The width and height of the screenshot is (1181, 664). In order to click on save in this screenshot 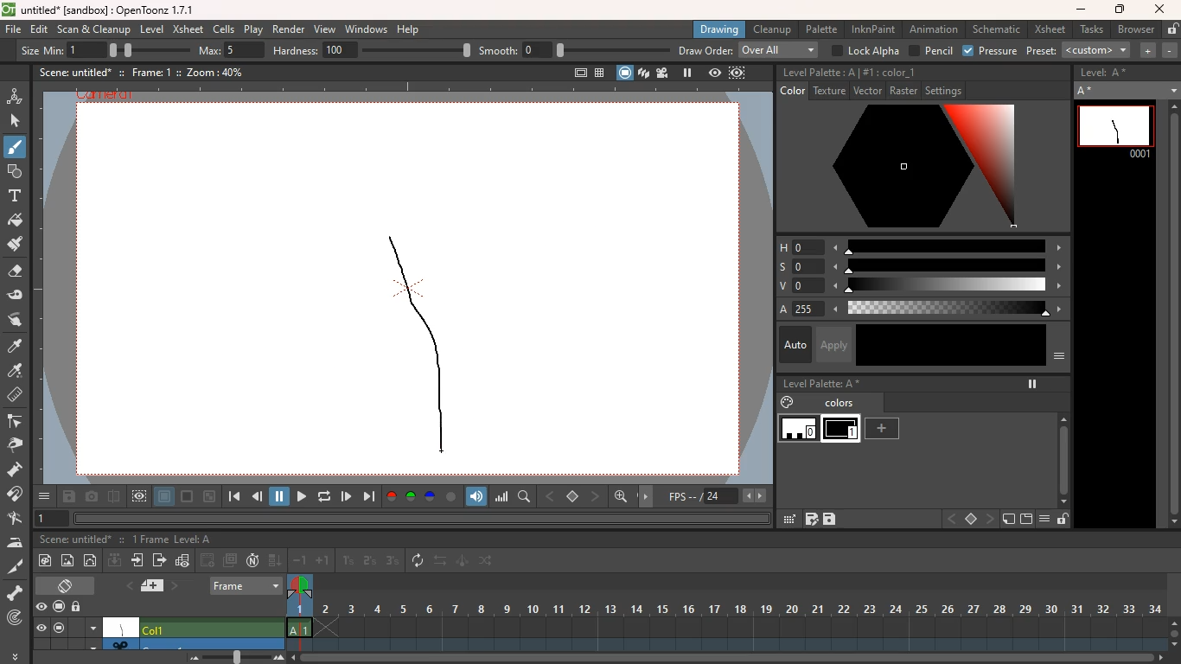, I will do `click(831, 520)`.